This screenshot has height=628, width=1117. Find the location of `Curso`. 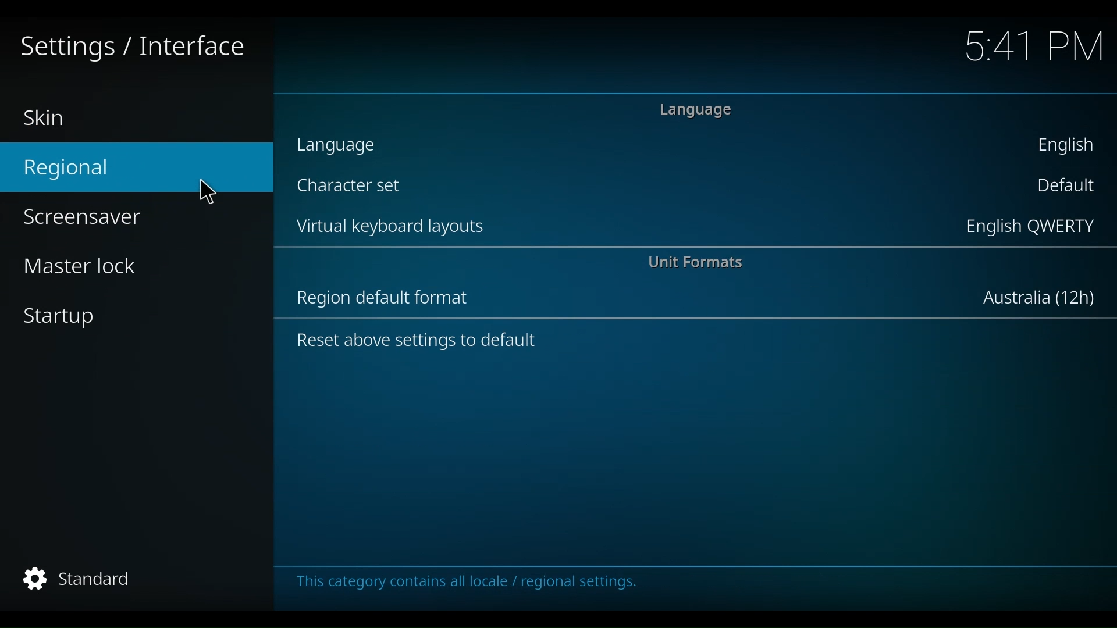

Curso is located at coordinates (215, 192).